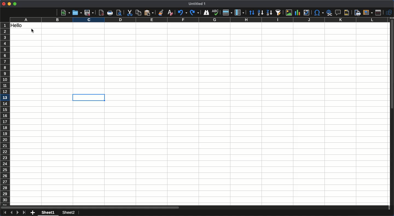 The width and height of the screenshot is (394, 216). Describe the element at coordinates (76, 12) in the screenshot. I see `Open` at that location.